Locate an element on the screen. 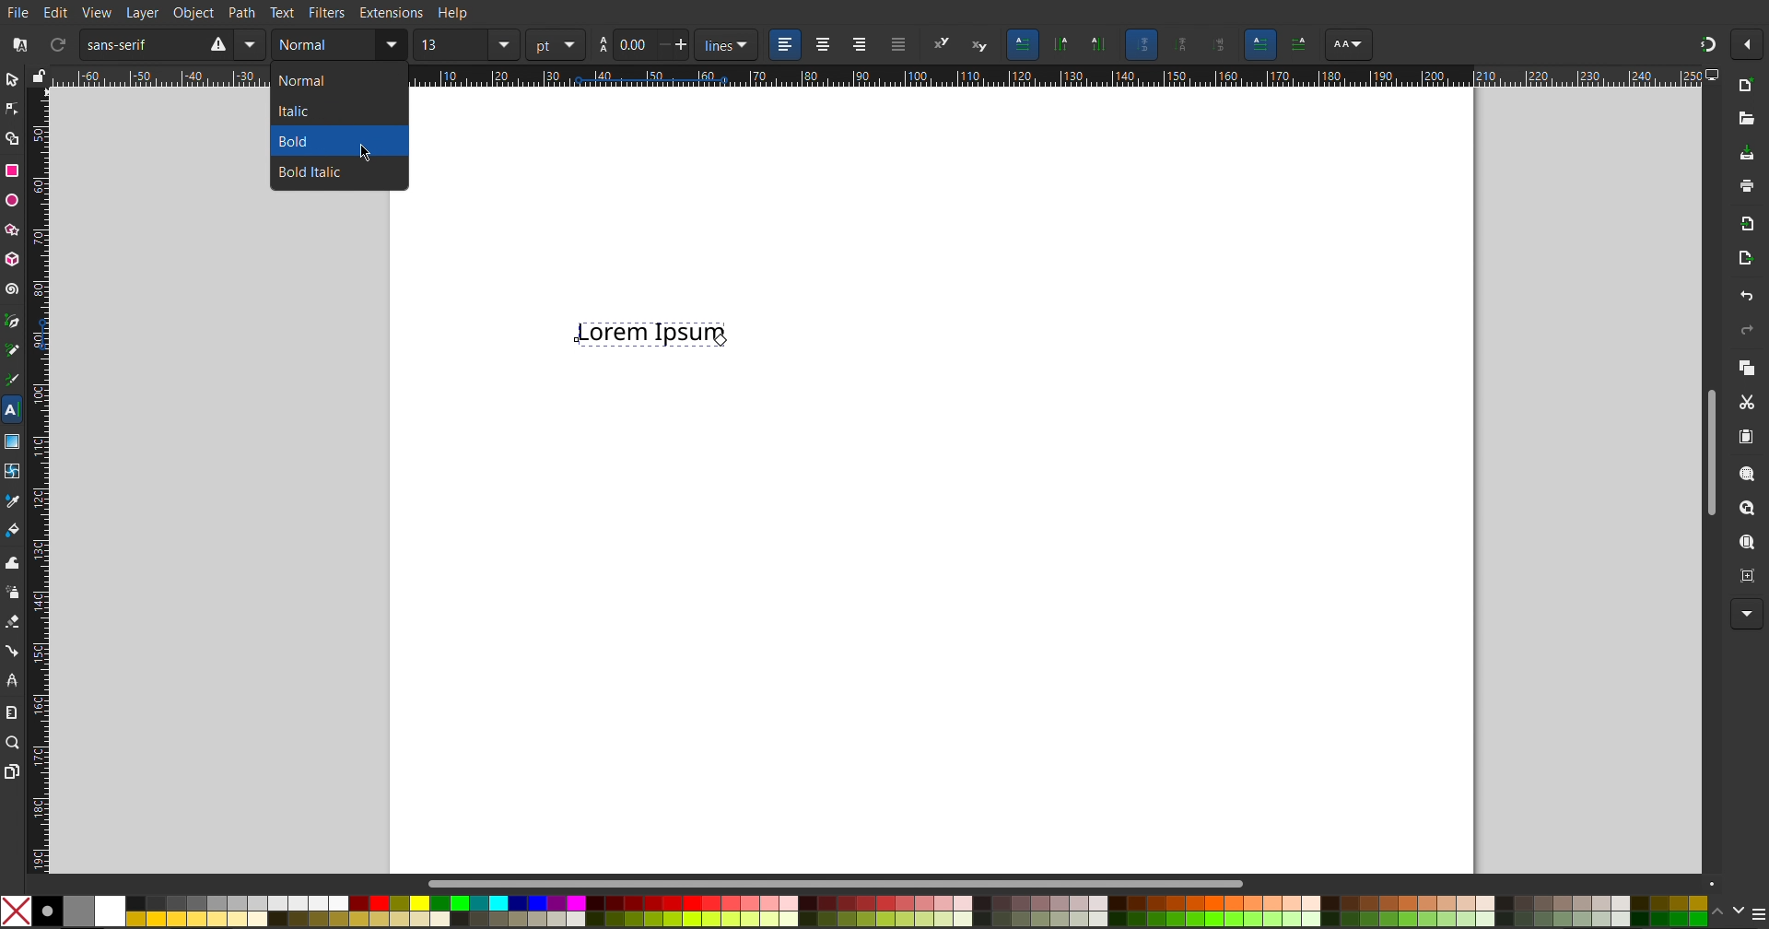  Connector Tool is located at coordinates (13, 650).